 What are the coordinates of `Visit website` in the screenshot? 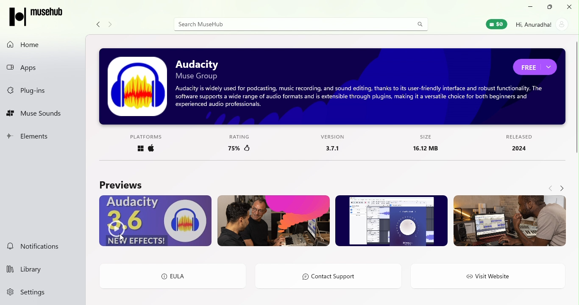 It's located at (490, 278).